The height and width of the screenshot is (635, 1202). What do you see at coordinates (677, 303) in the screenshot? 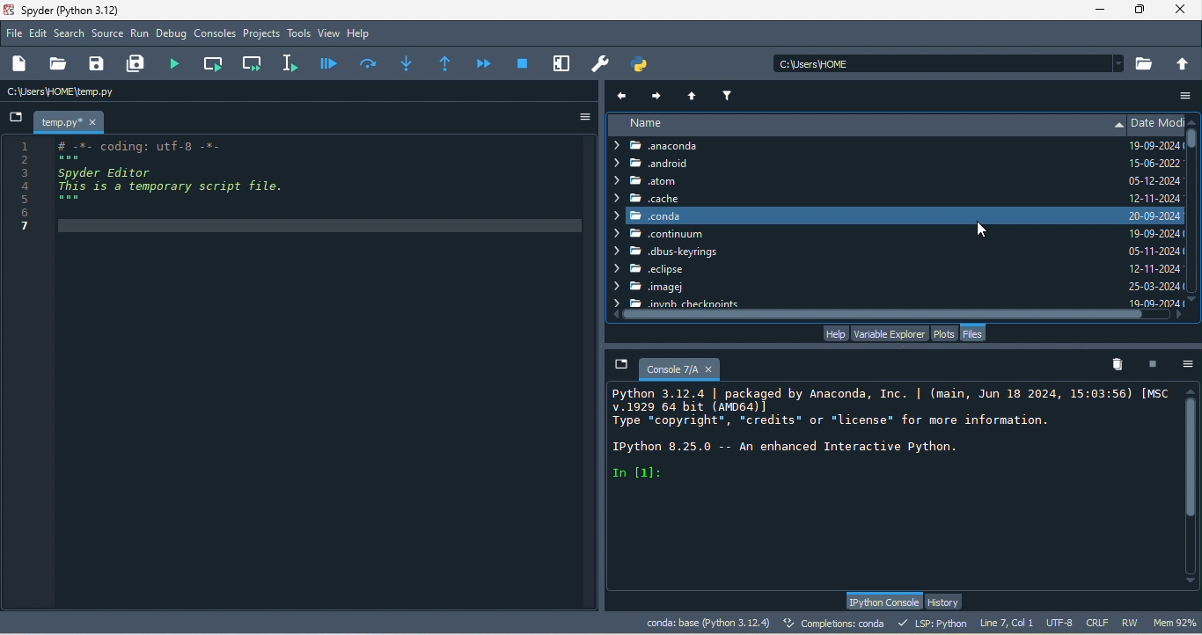
I see `checkpoints` at bounding box center [677, 303].